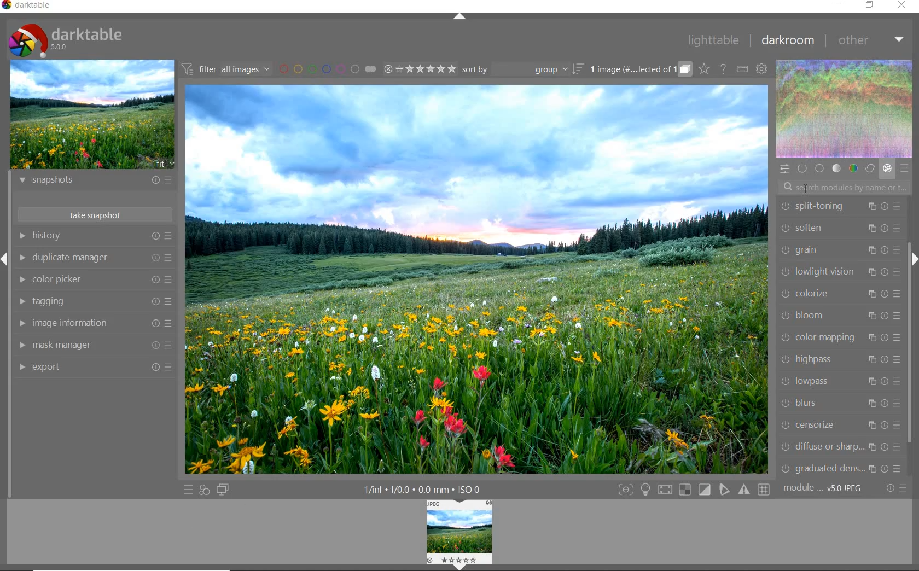  I want to click on close, so click(903, 5).